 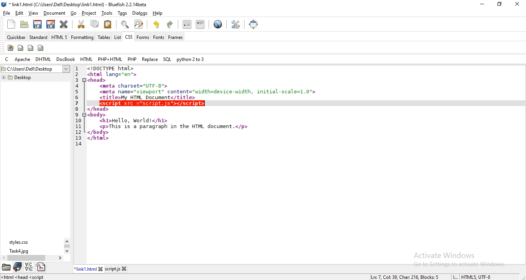 I want to click on replace, so click(x=150, y=59).